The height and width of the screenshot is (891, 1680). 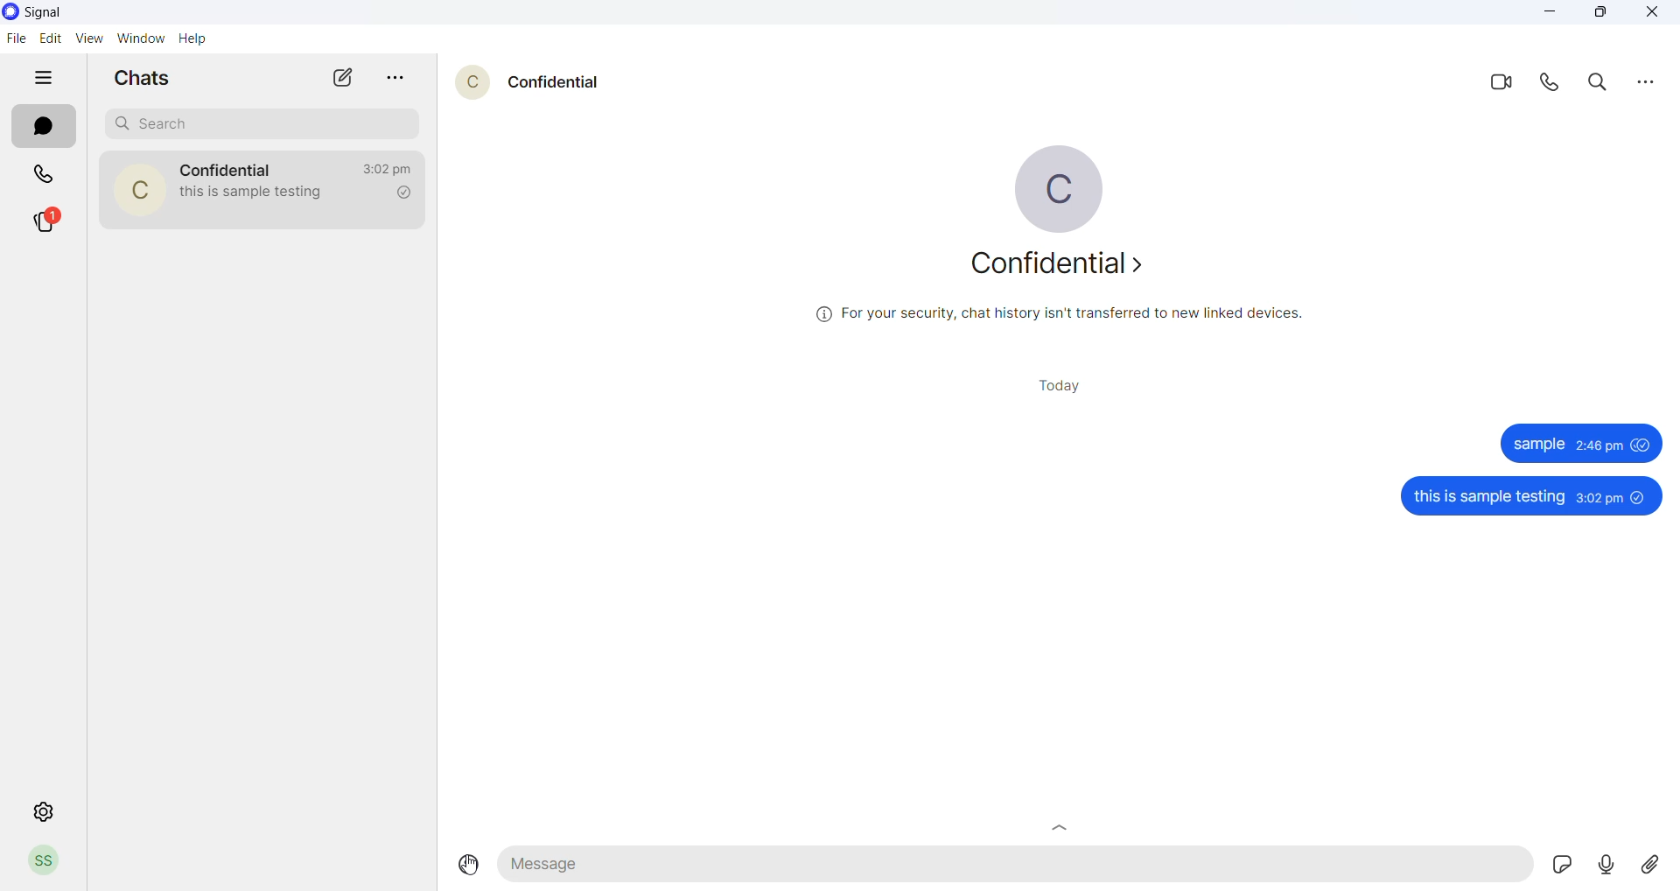 I want to click on calls, so click(x=41, y=176).